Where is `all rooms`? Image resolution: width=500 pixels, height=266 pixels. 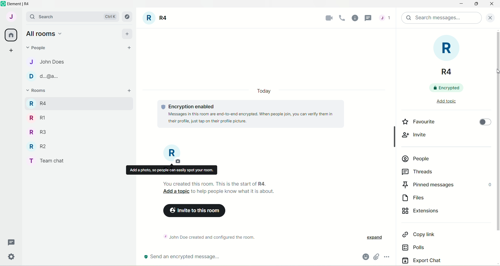
all rooms is located at coordinates (43, 33).